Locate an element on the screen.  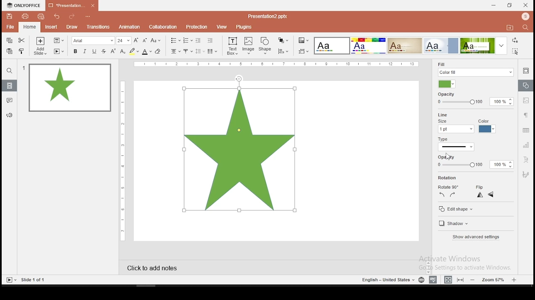
shape settings is located at coordinates (525, 86).